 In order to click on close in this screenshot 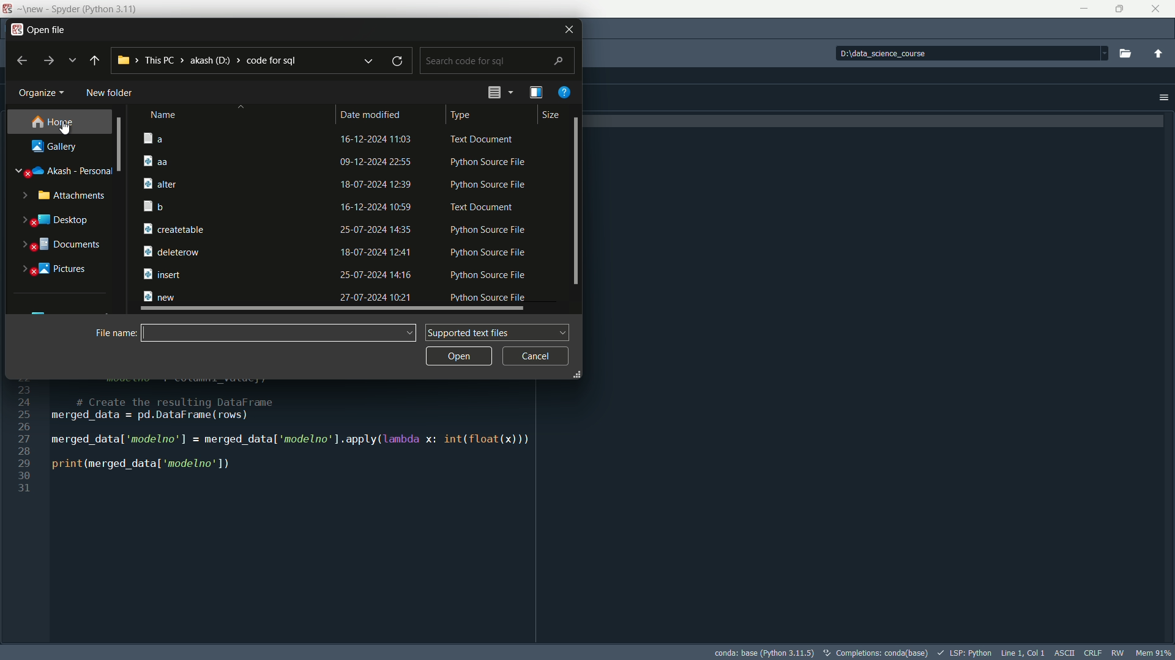, I will do `click(569, 29)`.